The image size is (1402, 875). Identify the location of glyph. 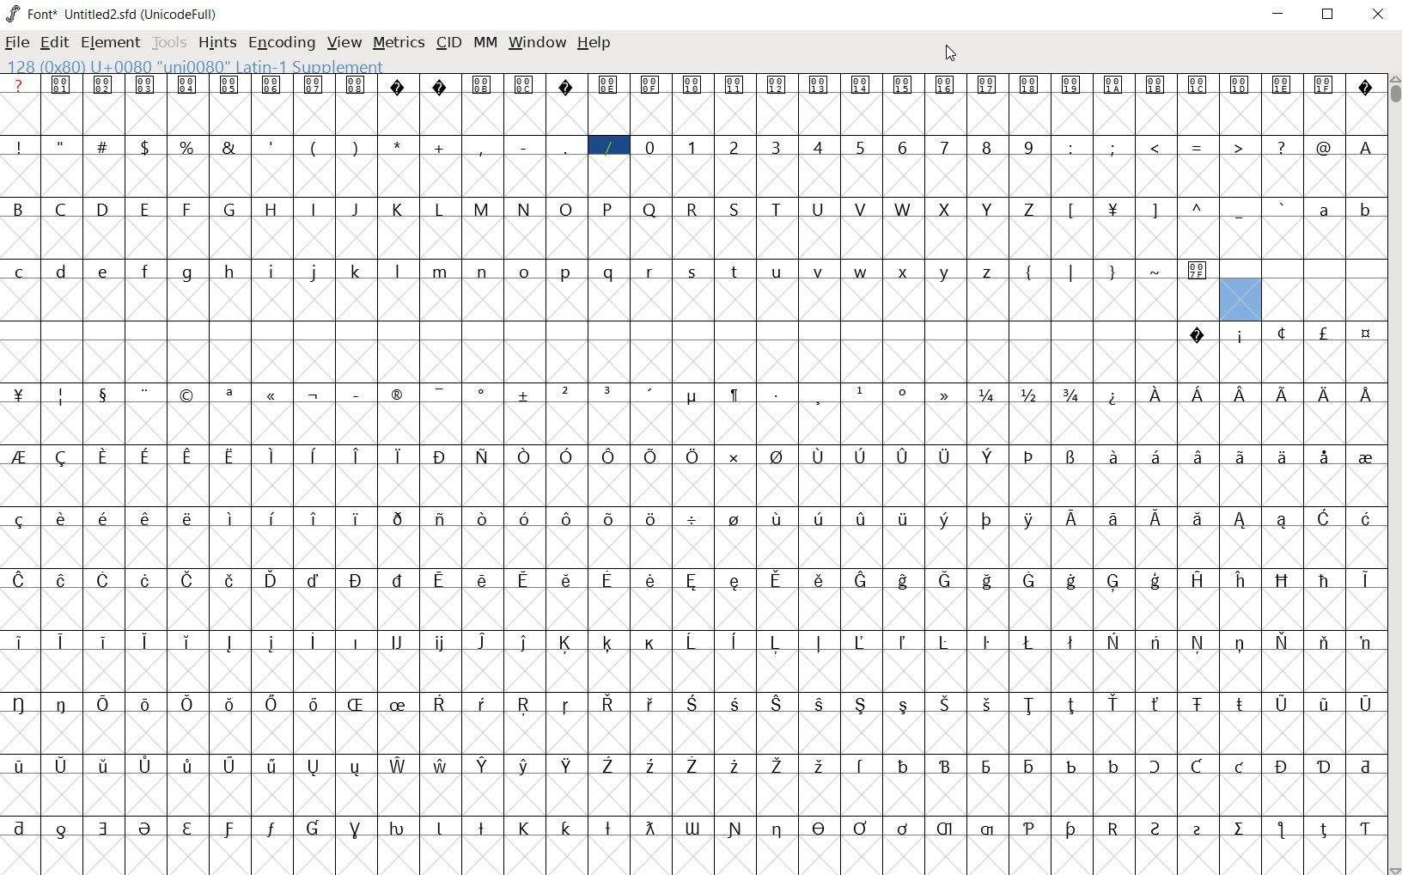
(903, 209).